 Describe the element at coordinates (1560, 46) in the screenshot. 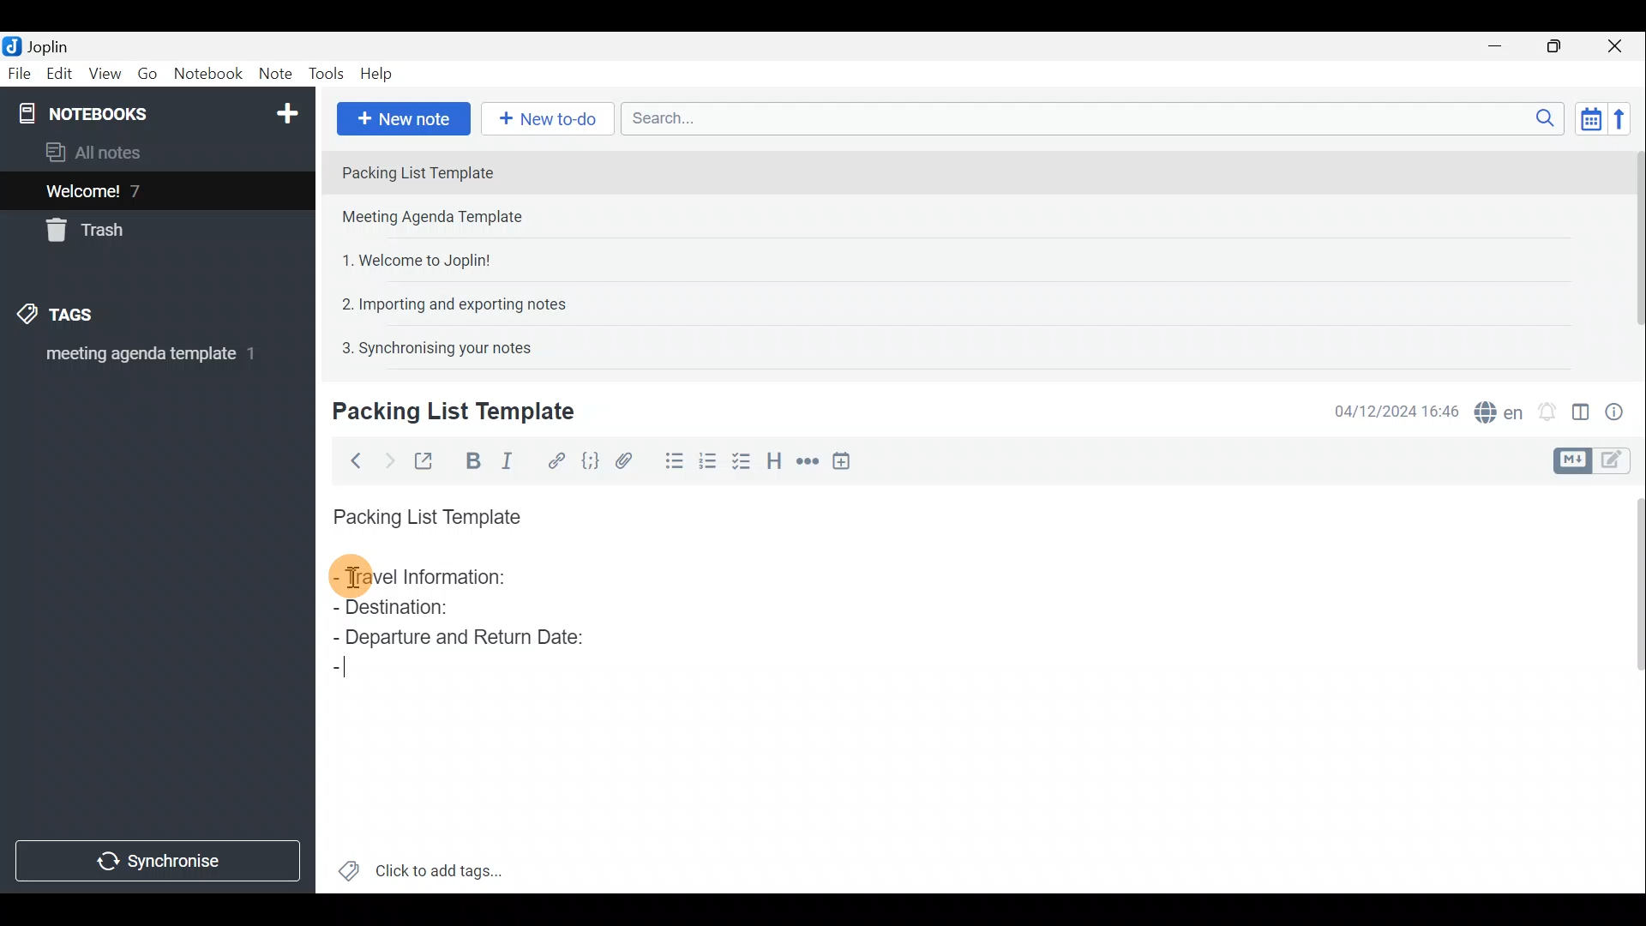

I see `Maximise` at that location.